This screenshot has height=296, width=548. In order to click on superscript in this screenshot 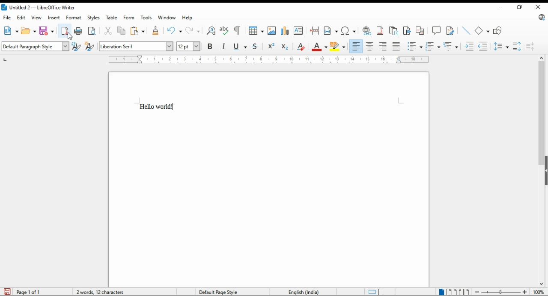, I will do `click(271, 47)`.